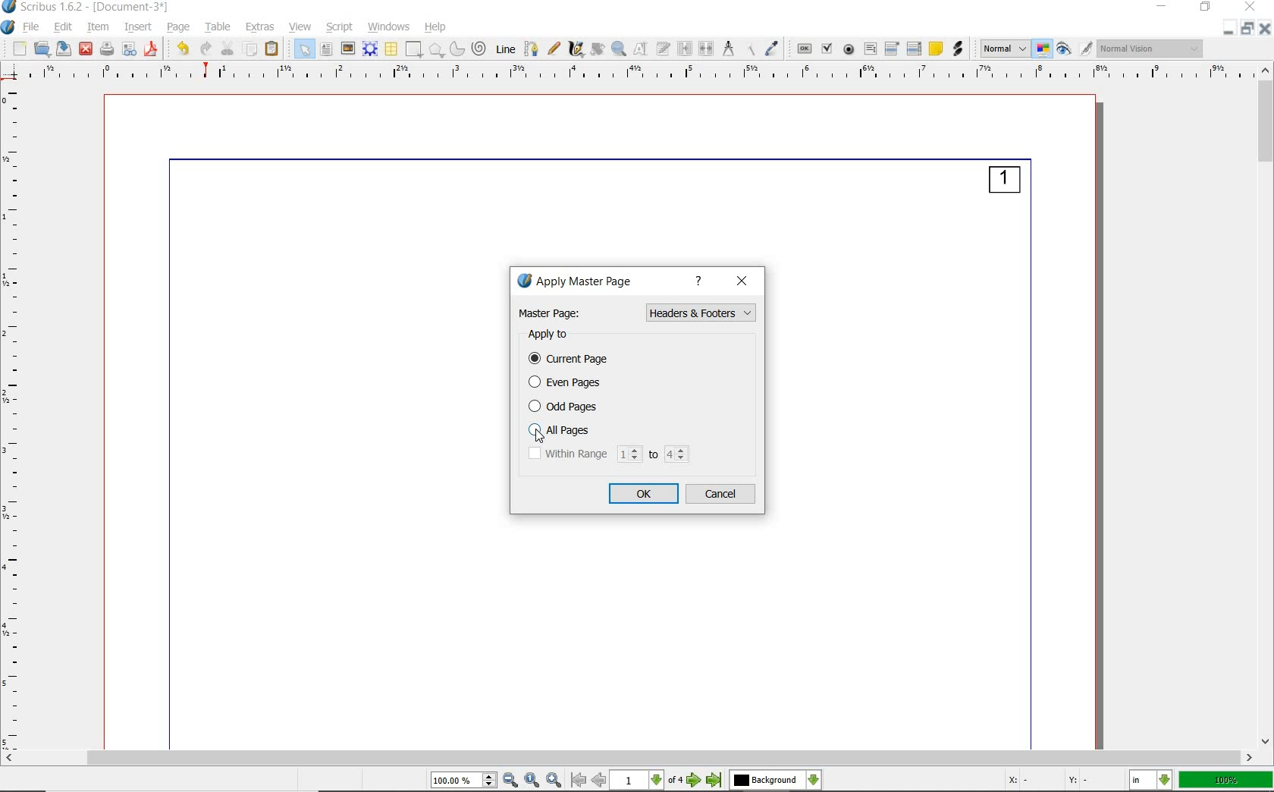 Image resolution: width=1274 pixels, height=792 pixels. I want to click on within range, so click(609, 454).